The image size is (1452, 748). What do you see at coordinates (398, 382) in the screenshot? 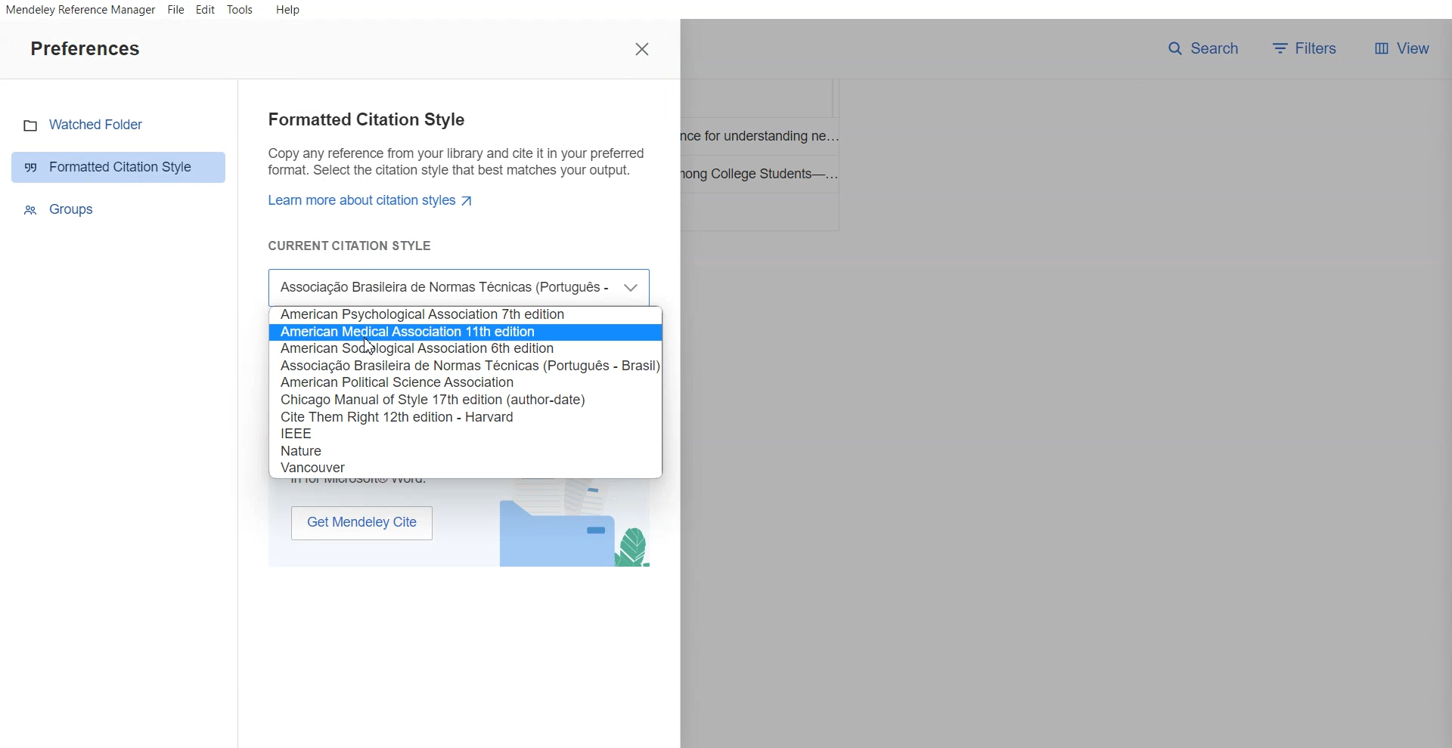
I see `Citation` at bounding box center [398, 382].